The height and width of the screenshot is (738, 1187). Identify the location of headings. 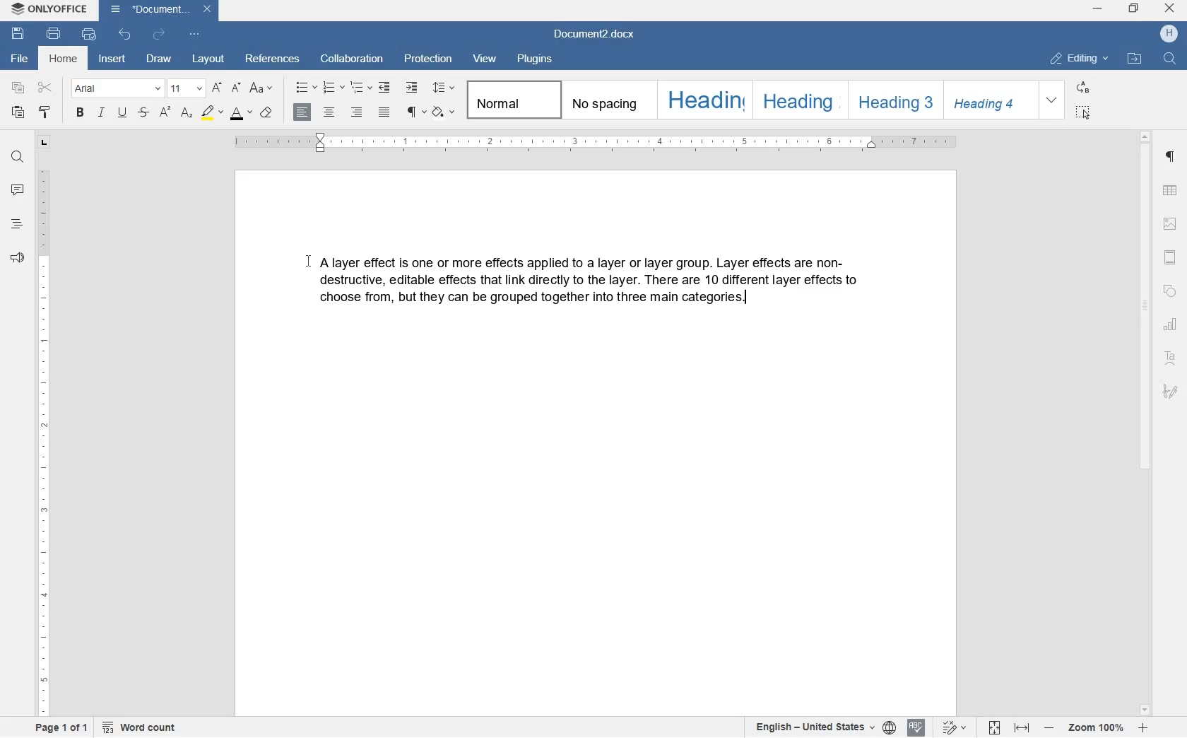
(17, 225).